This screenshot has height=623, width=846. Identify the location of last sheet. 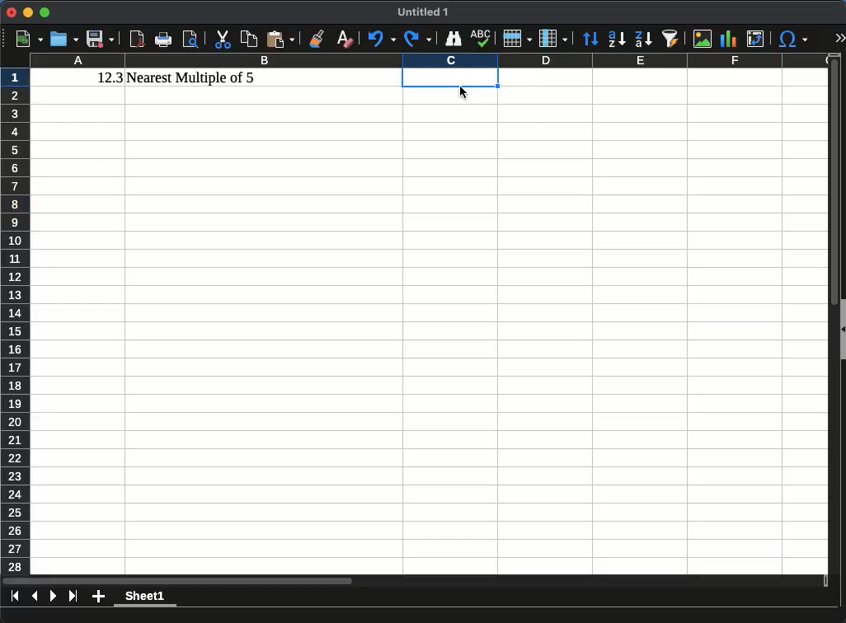
(74, 597).